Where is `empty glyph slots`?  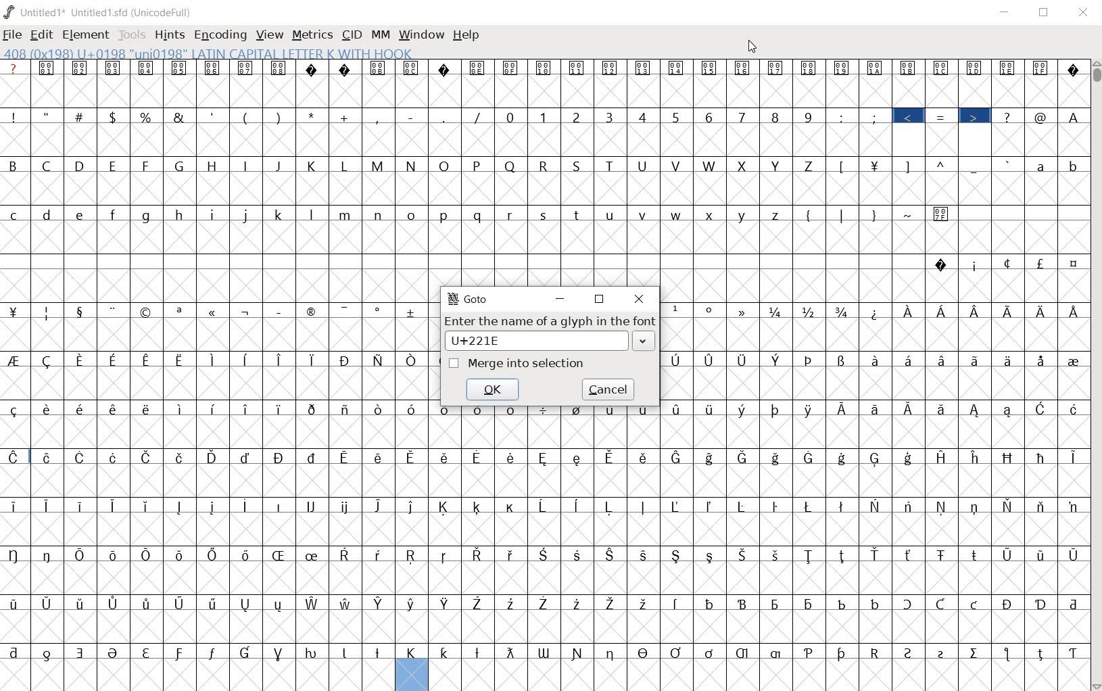 empty glyph slots is located at coordinates (877, 285).